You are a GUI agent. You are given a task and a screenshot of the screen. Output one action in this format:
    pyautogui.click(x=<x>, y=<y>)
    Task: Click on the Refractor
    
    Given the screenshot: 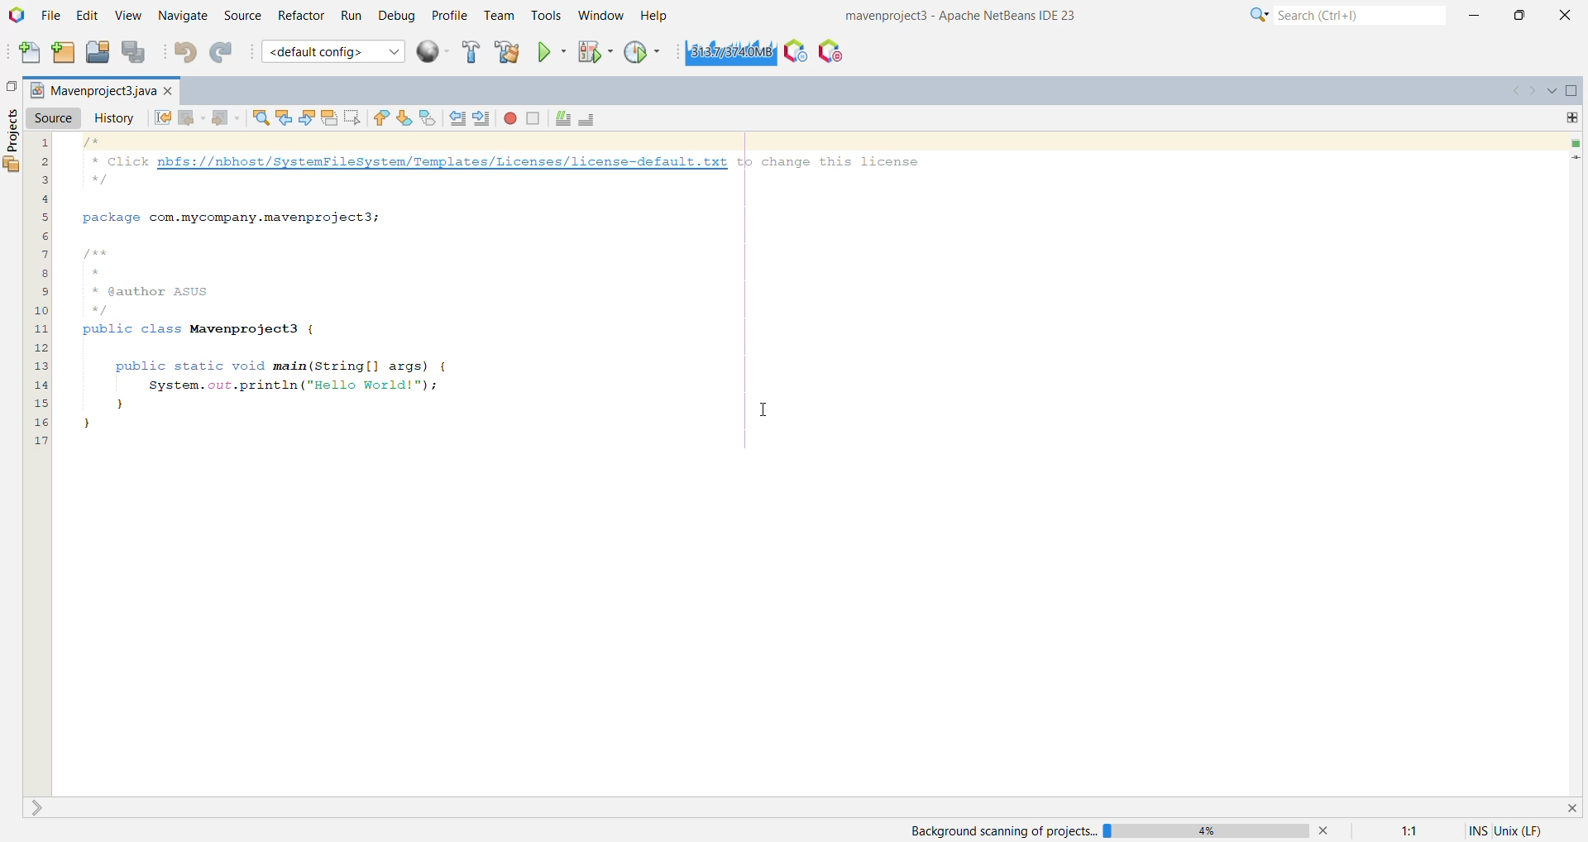 What is the action you would take?
    pyautogui.click(x=299, y=16)
    